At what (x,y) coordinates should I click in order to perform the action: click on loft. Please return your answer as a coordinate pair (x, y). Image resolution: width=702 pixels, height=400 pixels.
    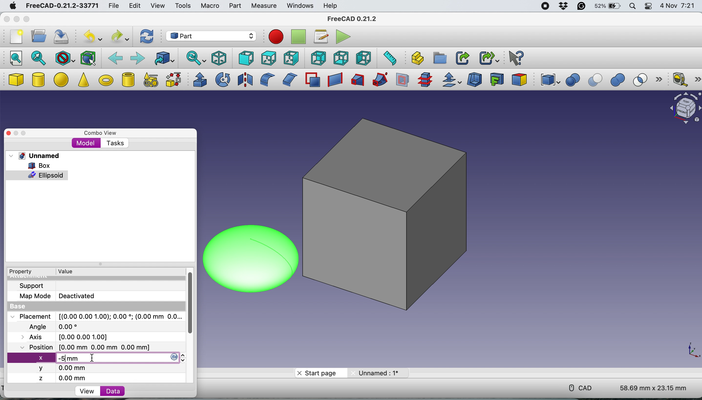
    Looking at the image, I should click on (357, 81).